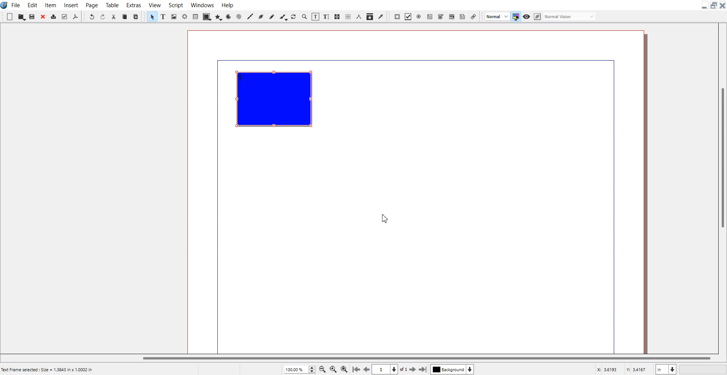  I want to click on Measurement in inches, so click(666, 369).